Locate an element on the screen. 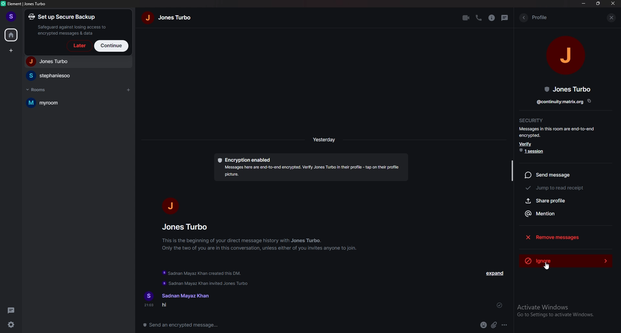 The width and height of the screenshot is (621, 333). security is located at coordinates (532, 120).